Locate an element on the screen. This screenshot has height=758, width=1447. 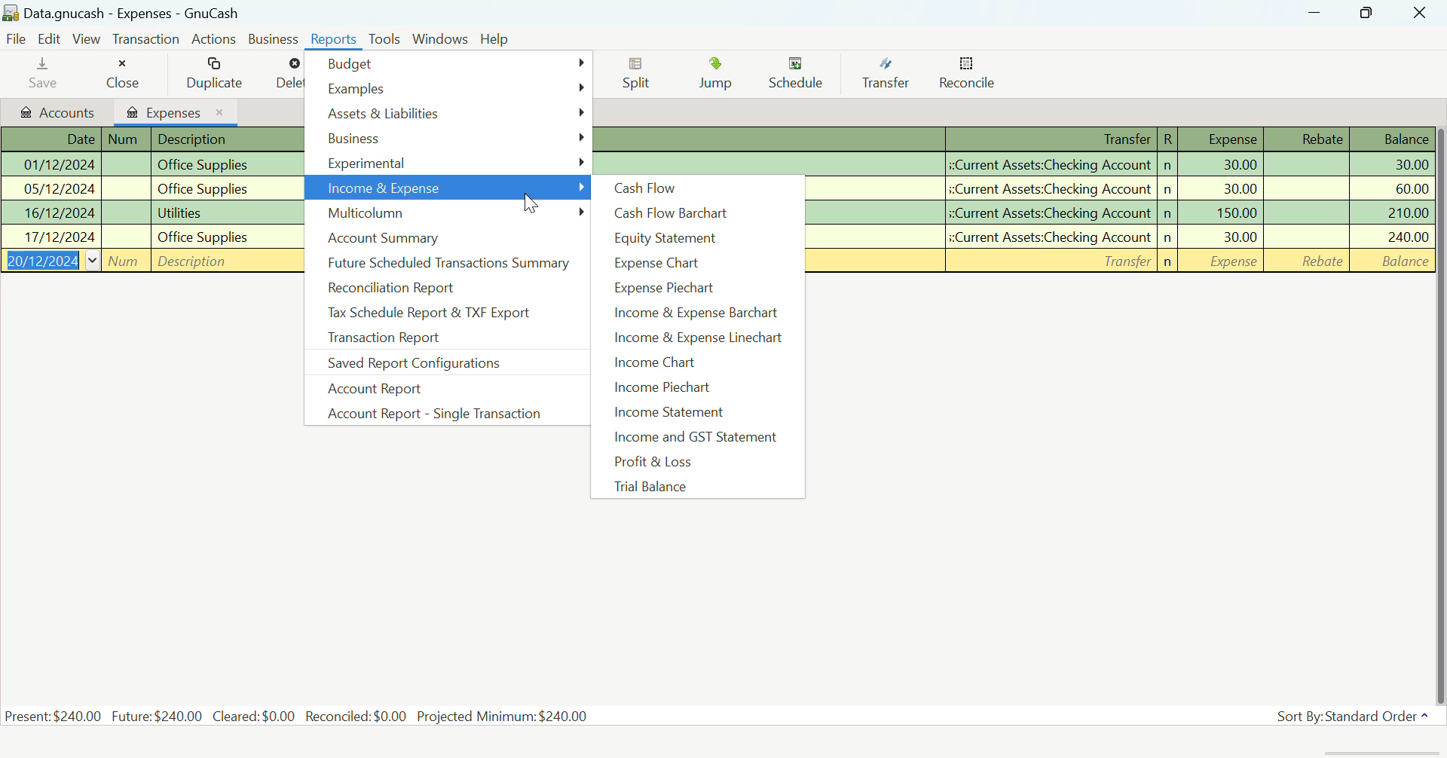
Save is located at coordinates (41, 76).